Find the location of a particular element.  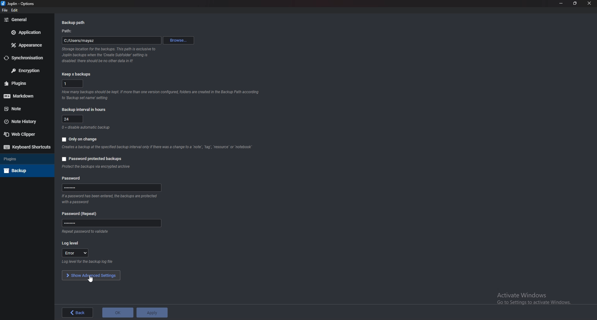

error is located at coordinates (75, 252).